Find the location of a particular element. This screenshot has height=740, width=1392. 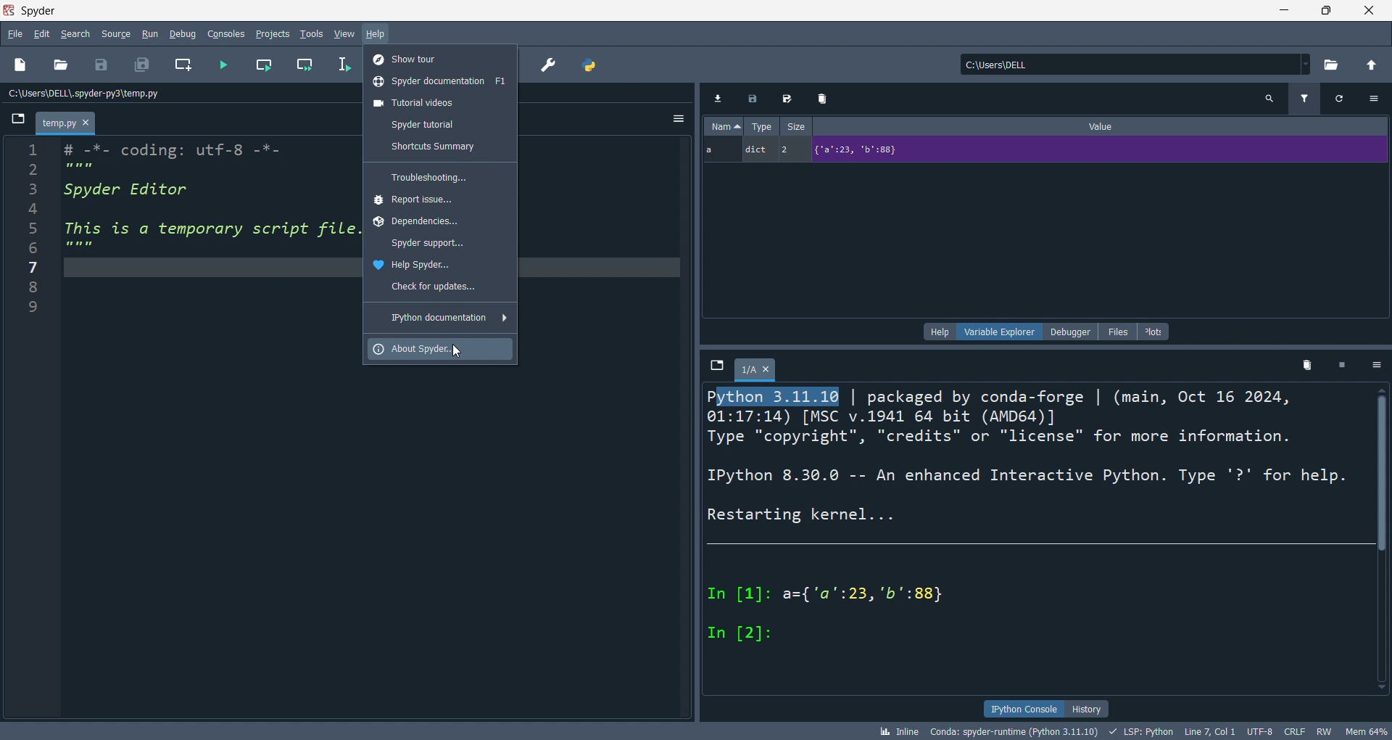

Value is located at coordinates (1101, 126).